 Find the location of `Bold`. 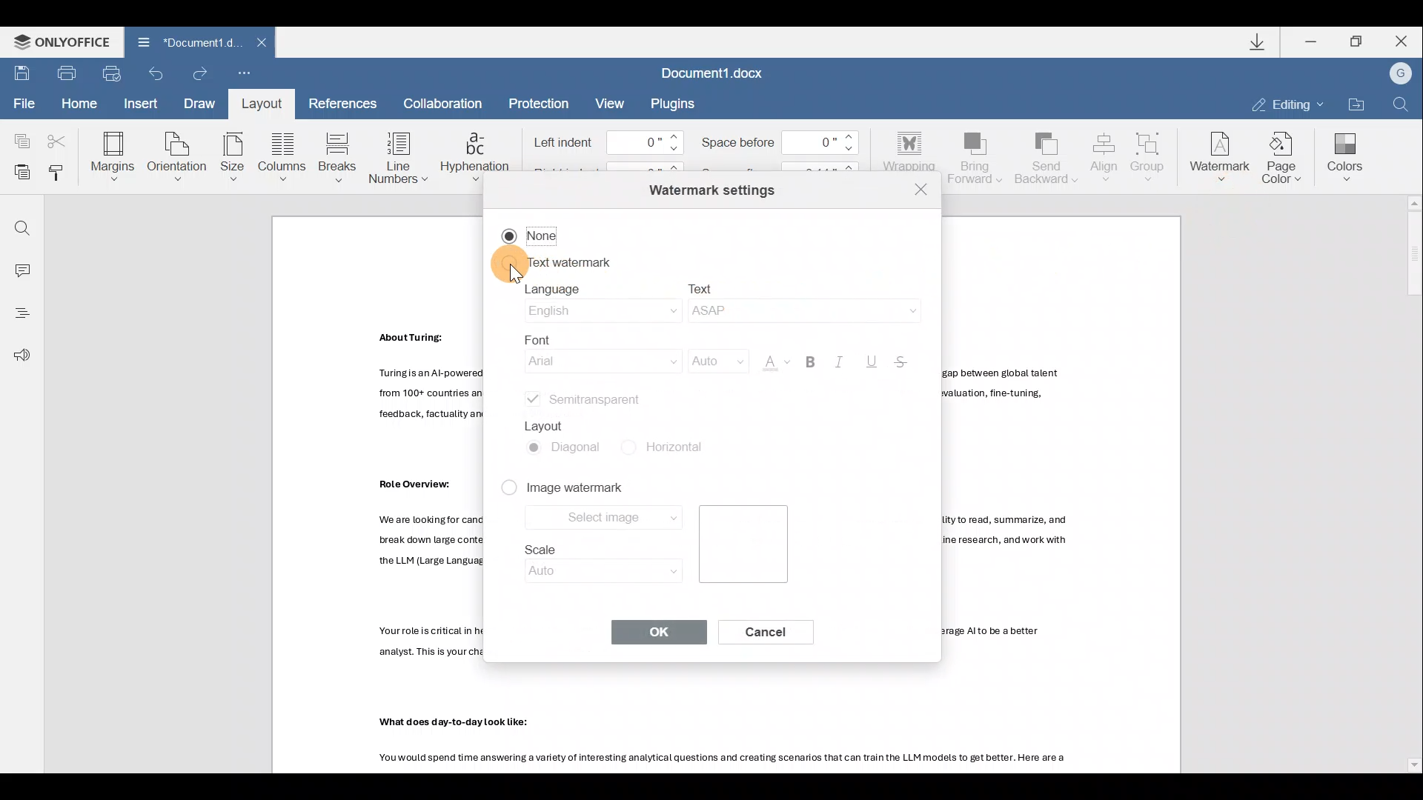

Bold is located at coordinates (814, 359).